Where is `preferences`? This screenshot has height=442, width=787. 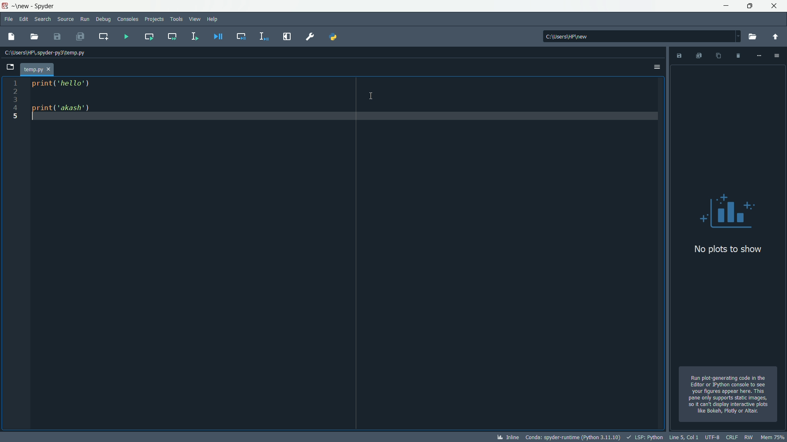 preferences is located at coordinates (309, 36).